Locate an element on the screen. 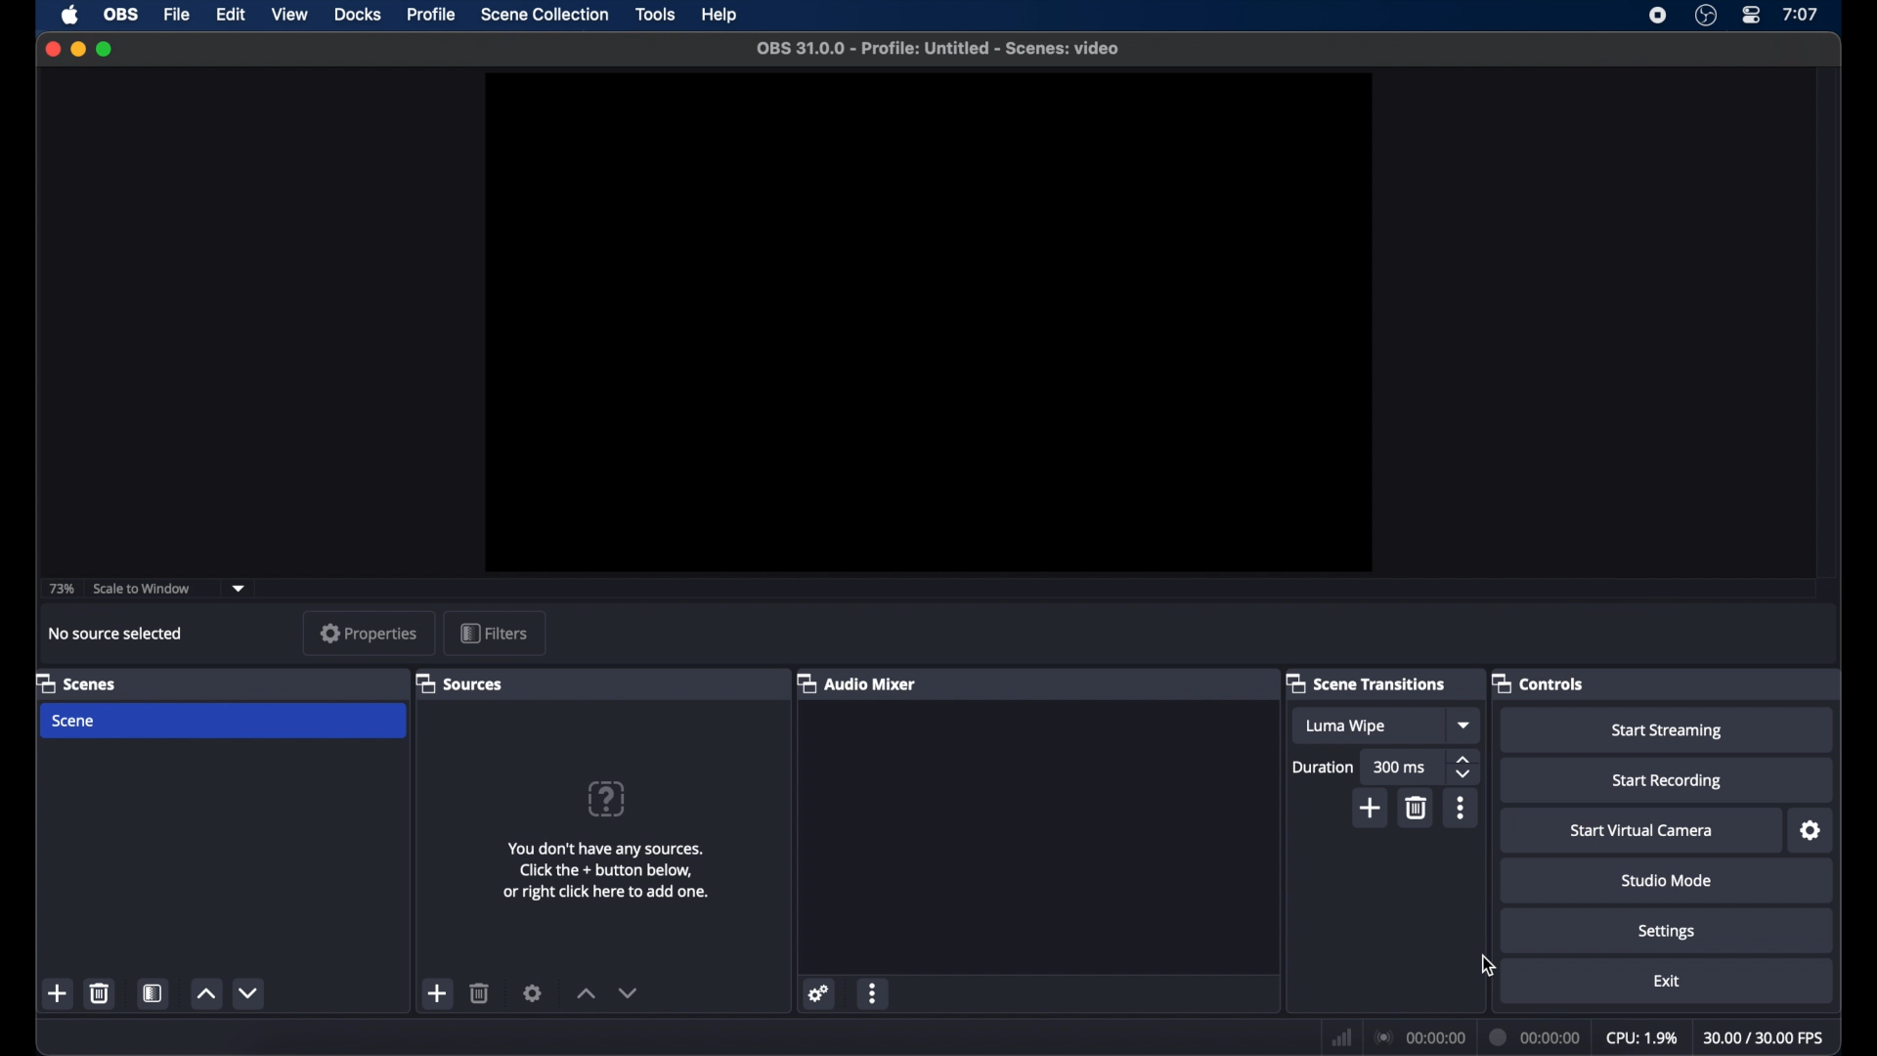 This screenshot has height=1056, width=1877. preview is located at coordinates (929, 323).